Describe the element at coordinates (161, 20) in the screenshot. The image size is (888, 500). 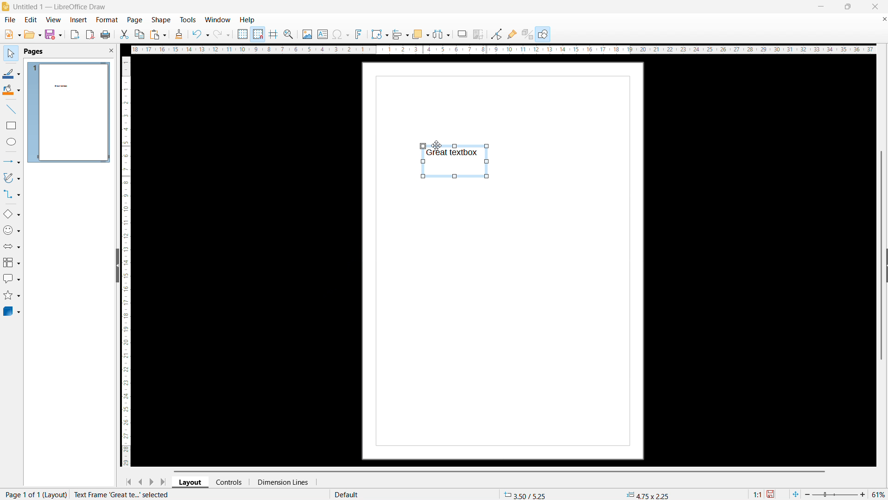
I see `shape` at that location.